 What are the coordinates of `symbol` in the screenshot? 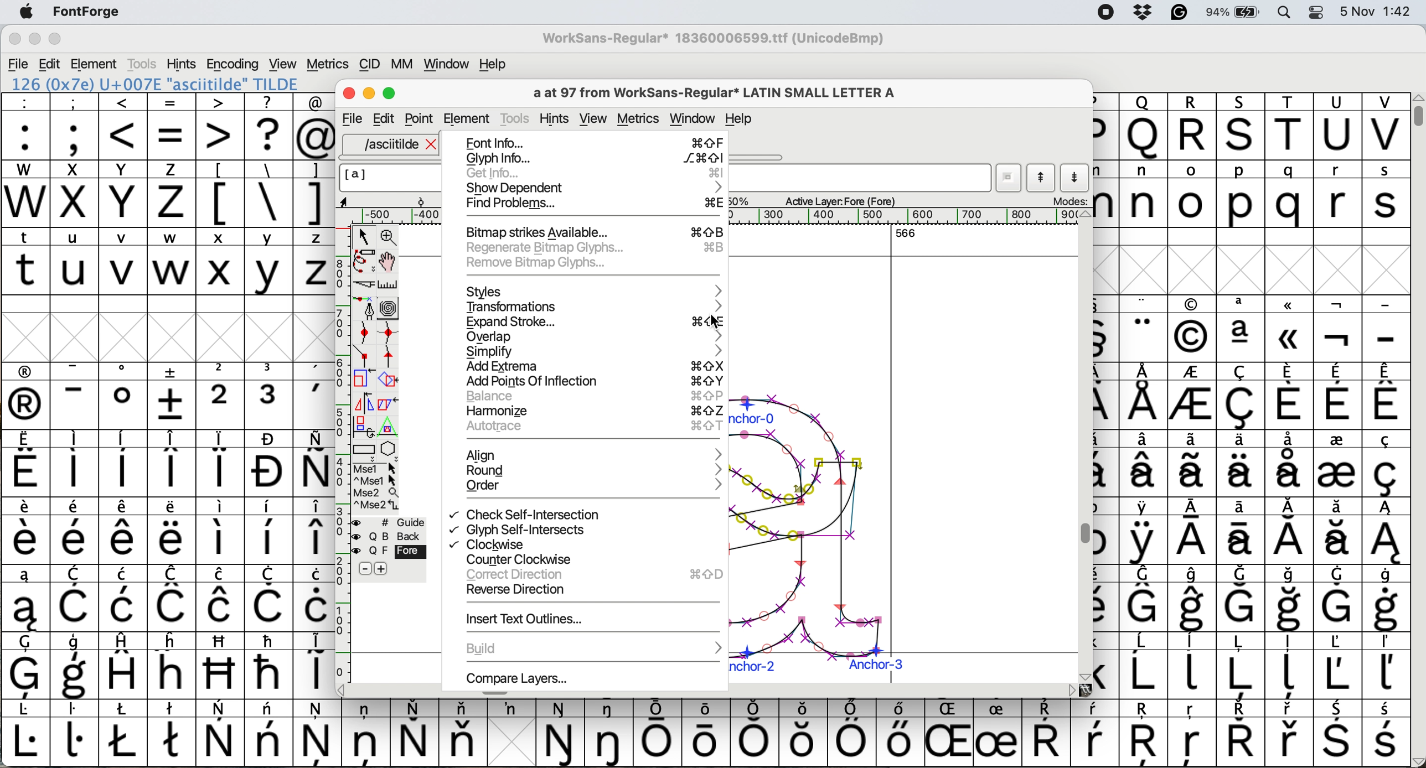 It's located at (997, 734).